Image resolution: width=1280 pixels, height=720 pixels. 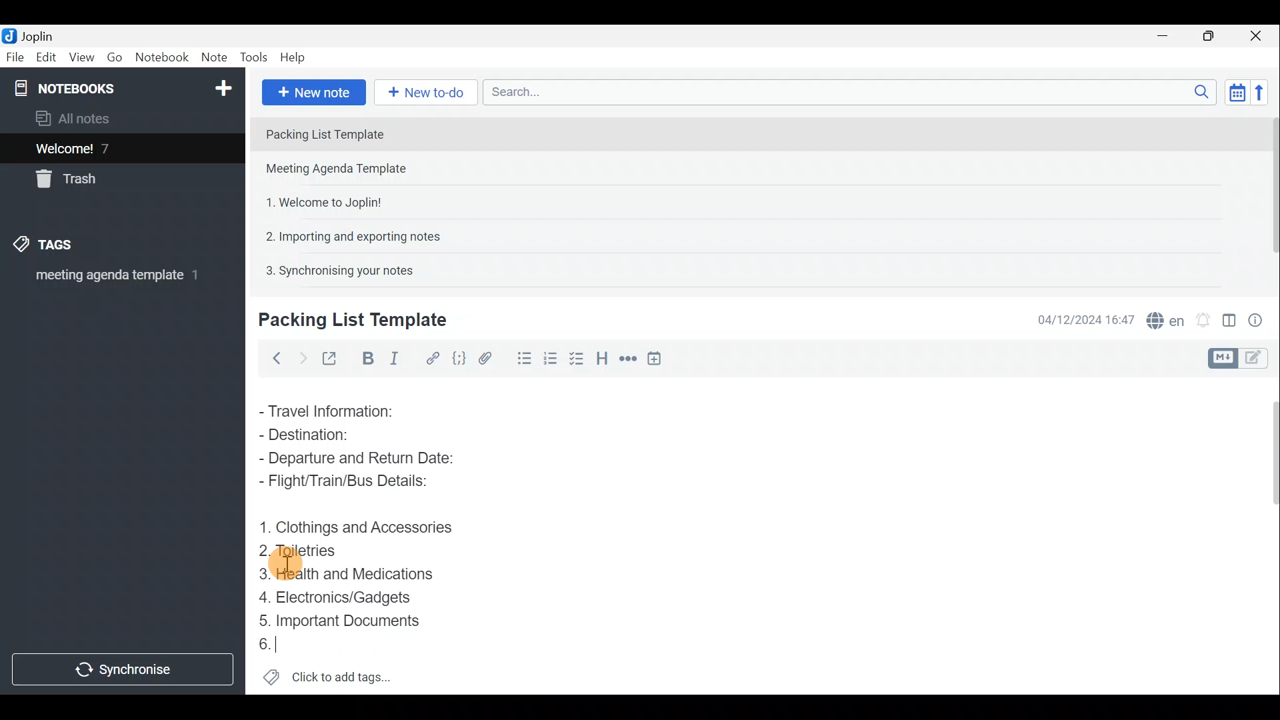 I want to click on New to-do, so click(x=427, y=93).